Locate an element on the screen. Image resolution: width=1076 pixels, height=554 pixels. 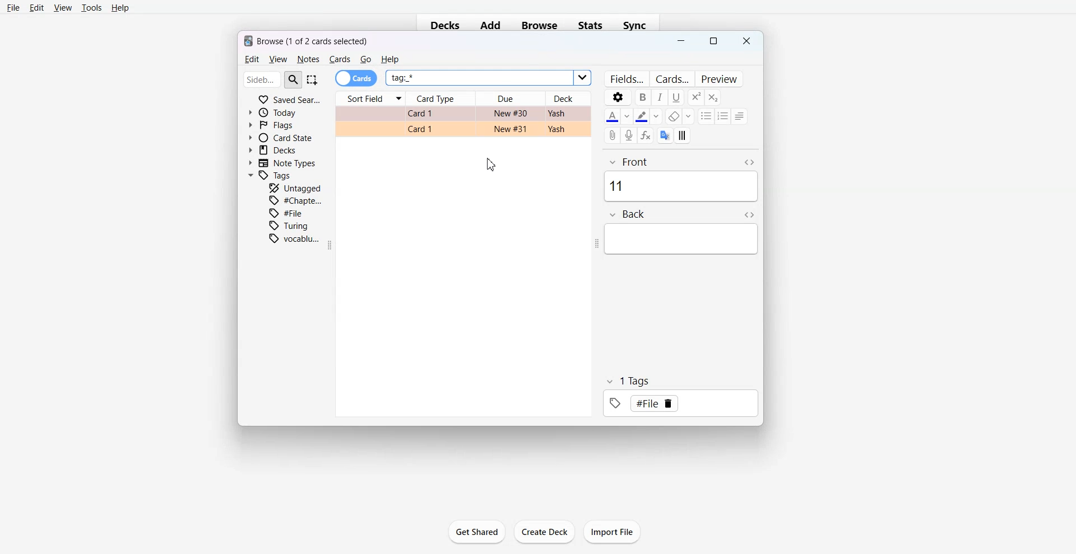
Cards is located at coordinates (672, 78).